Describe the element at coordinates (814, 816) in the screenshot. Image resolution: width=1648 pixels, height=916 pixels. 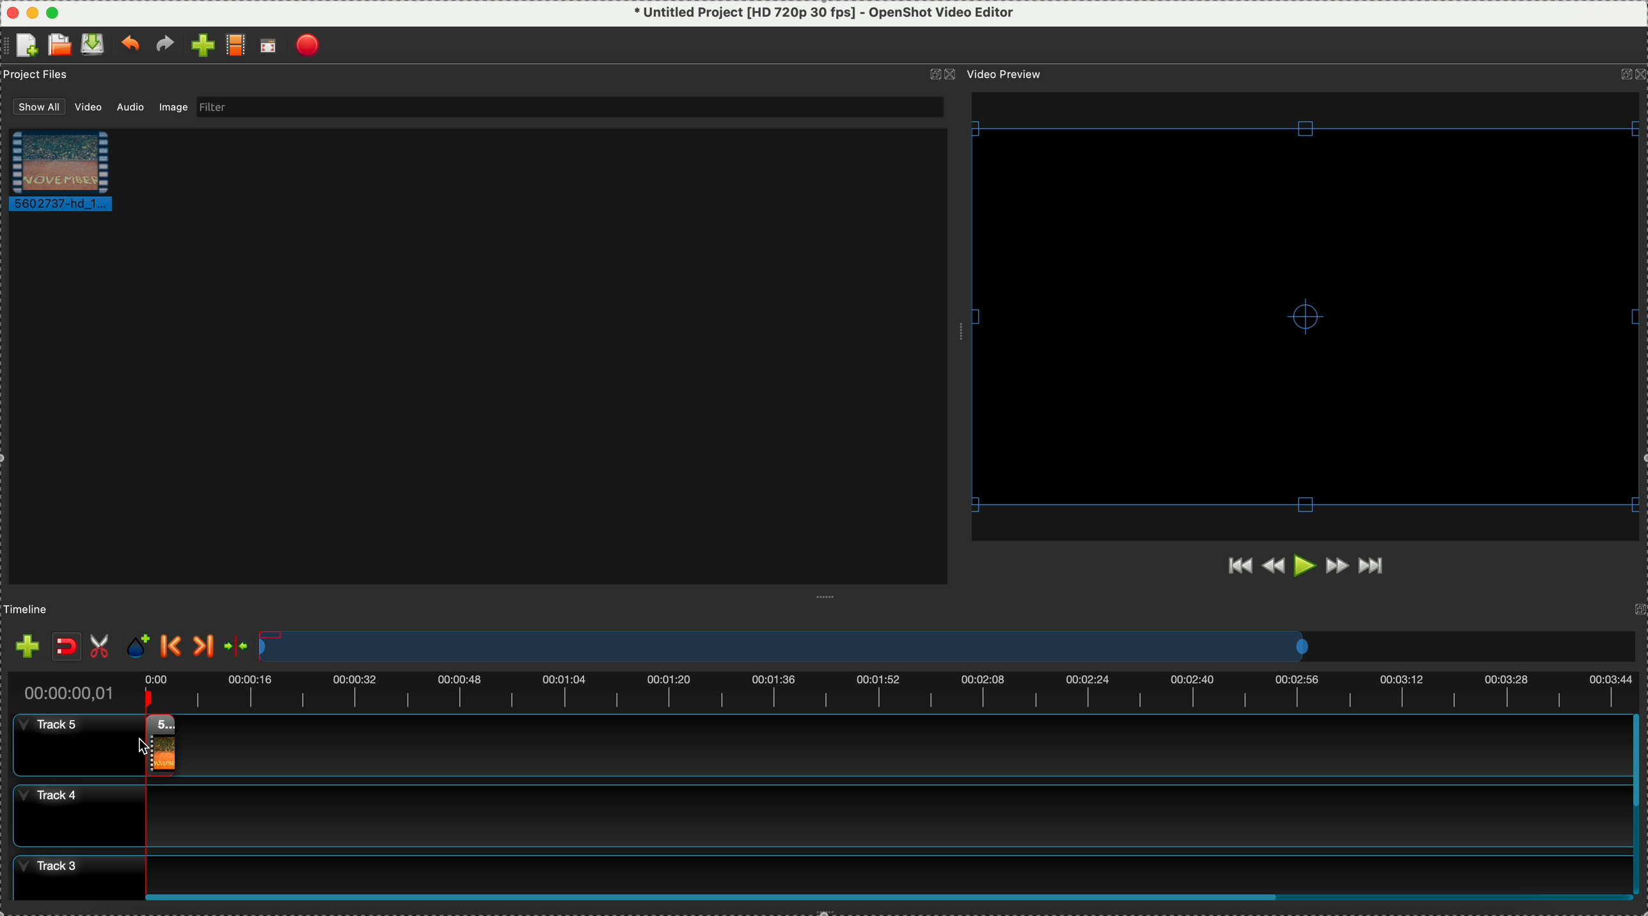
I see `track 4` at that location.